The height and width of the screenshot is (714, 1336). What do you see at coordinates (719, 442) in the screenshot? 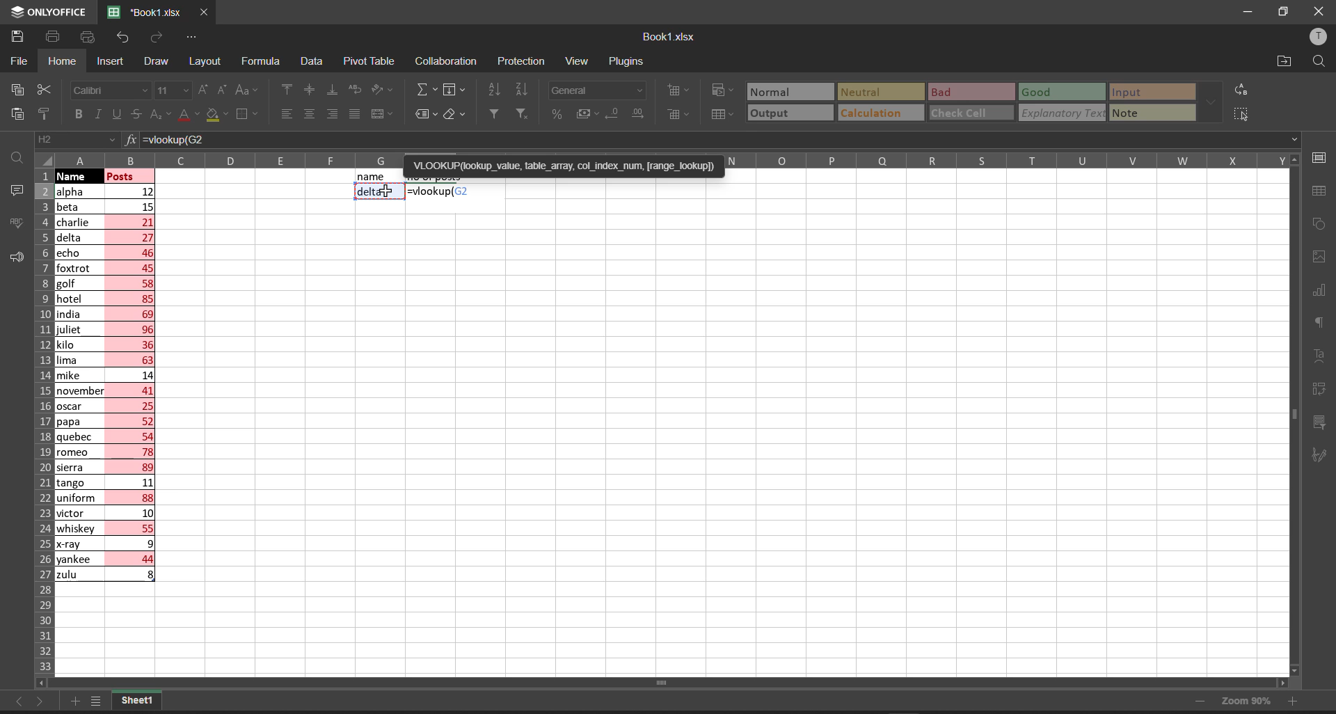
I see `emty cell` at bounding box center [719, 442].